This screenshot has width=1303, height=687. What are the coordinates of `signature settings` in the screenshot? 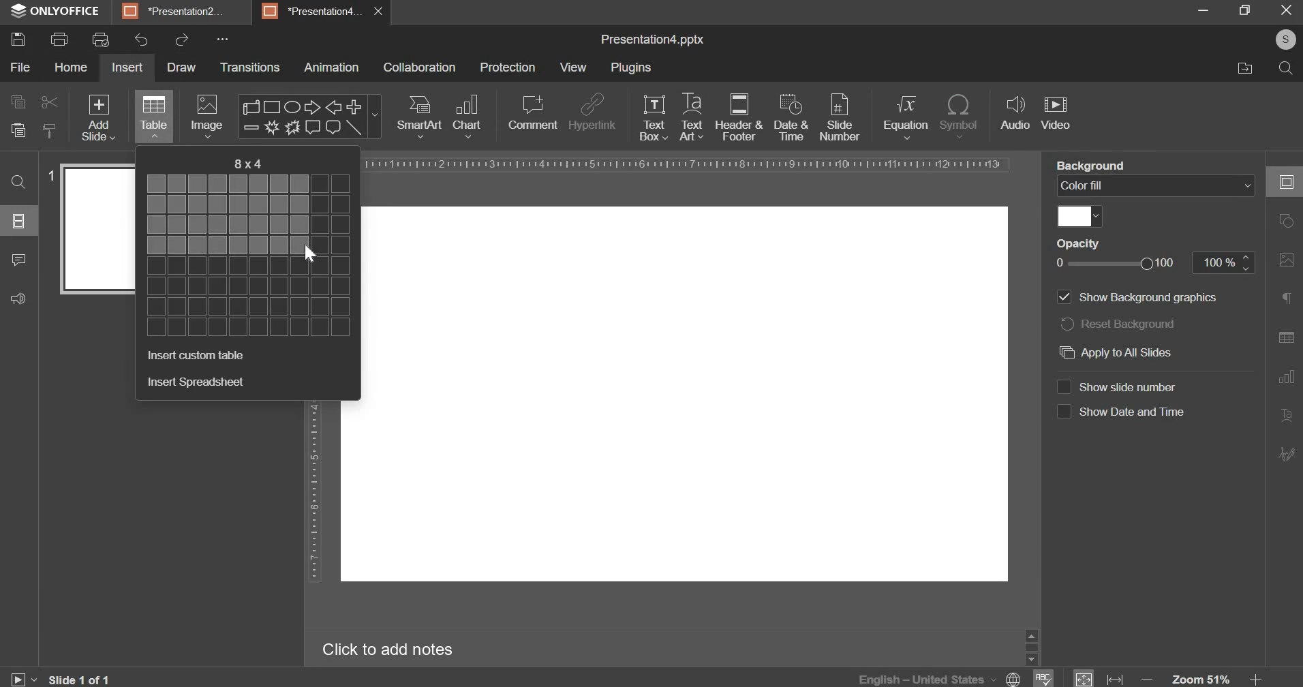 It's located at (1288, 455).